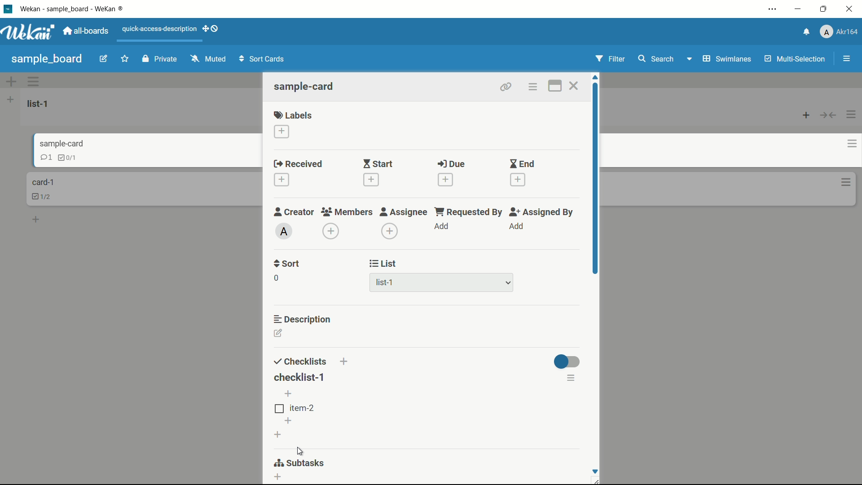 The width and height of the screenshot is (862, 485). I want to click on open or close sidebar, so click(846, 59).